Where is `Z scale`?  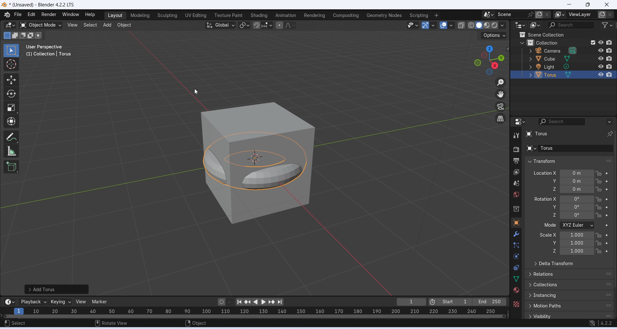
Z scale is located at coordinates (585, 251).